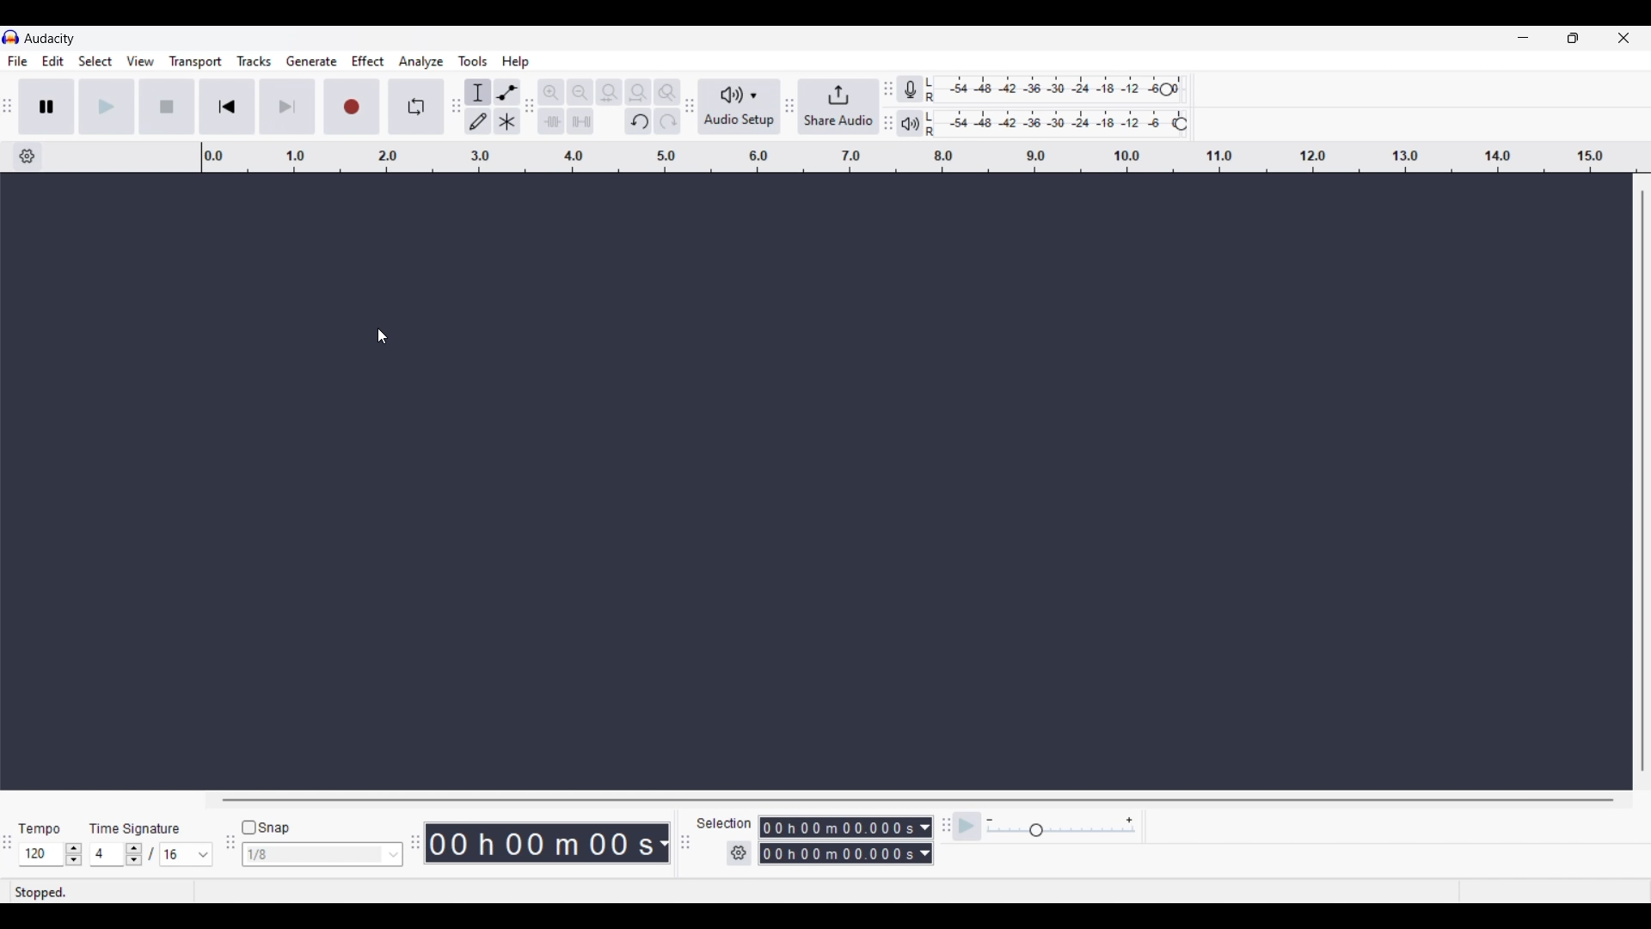 The width and height of the screenshot is (1651, 929). What do you see at coordinates (967, 827) in the screenshot?
I see `Play-at-speed/Play-at-speed oncce` at bounding box center [967, 827].